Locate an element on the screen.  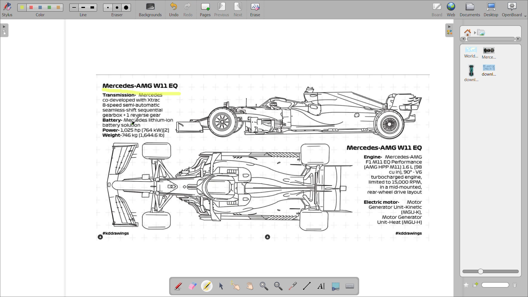
color 3 is located at coordinates (41, 7).